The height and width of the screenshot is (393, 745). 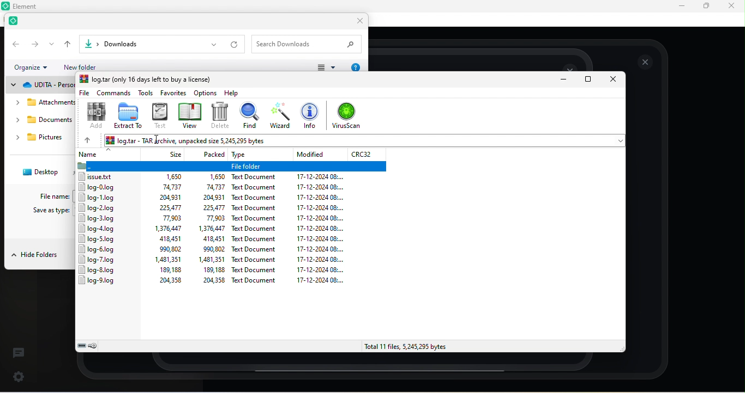 I want to click on issue.txt, so click(x=97, y=176).